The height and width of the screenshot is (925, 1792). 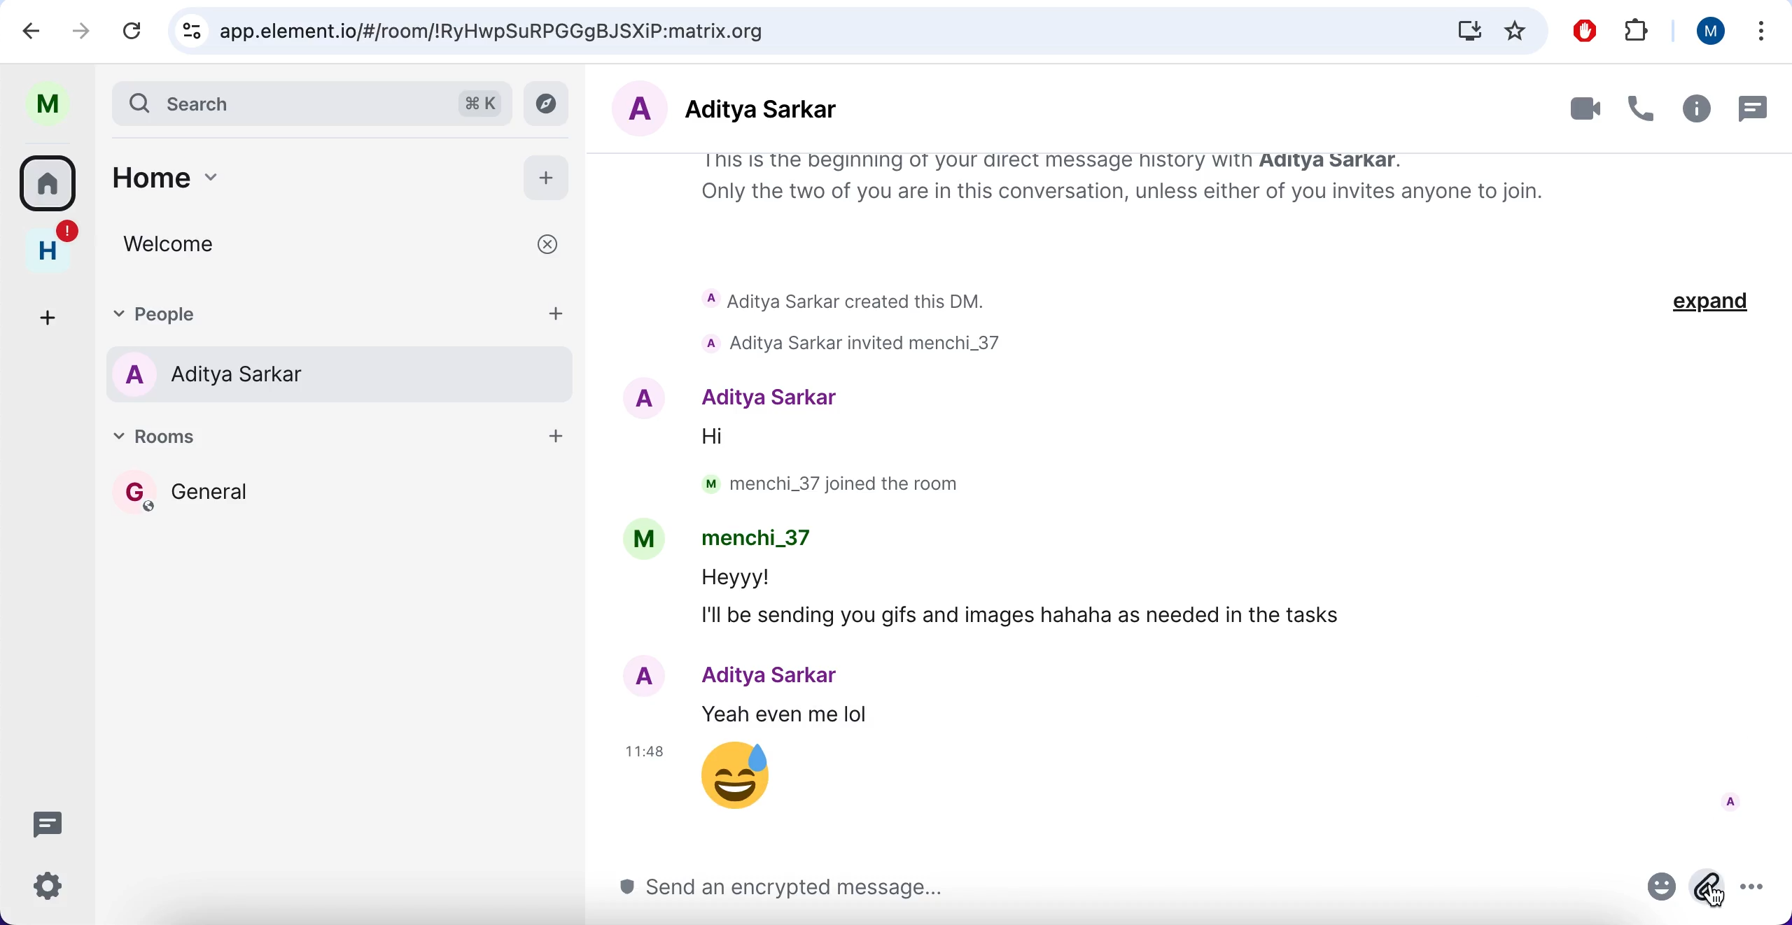 I want to click on people, so click(x=310, y=313).